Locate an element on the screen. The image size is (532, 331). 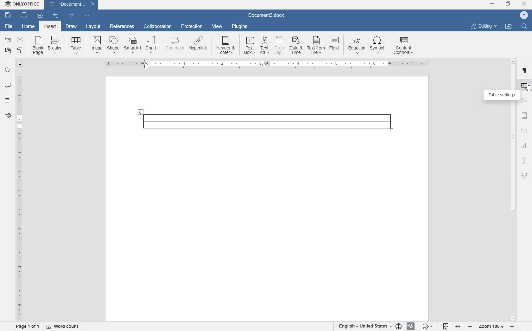
IMAGE is located at coordinates (525, 101).